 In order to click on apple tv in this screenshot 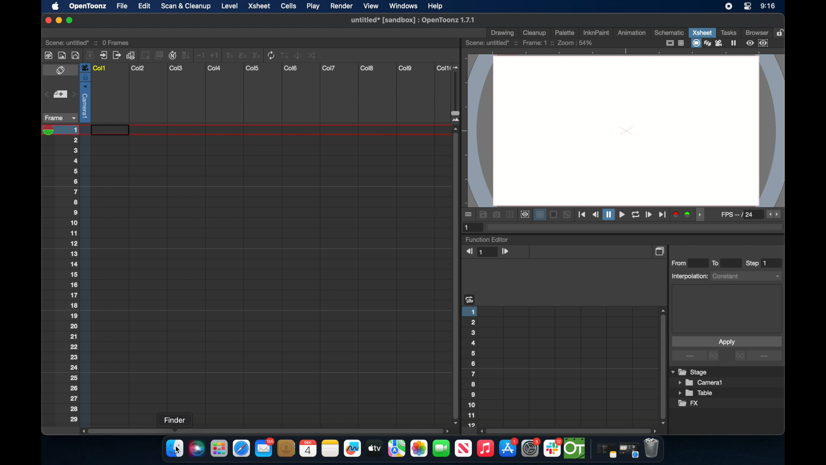, I will do `click(374, 448)`.